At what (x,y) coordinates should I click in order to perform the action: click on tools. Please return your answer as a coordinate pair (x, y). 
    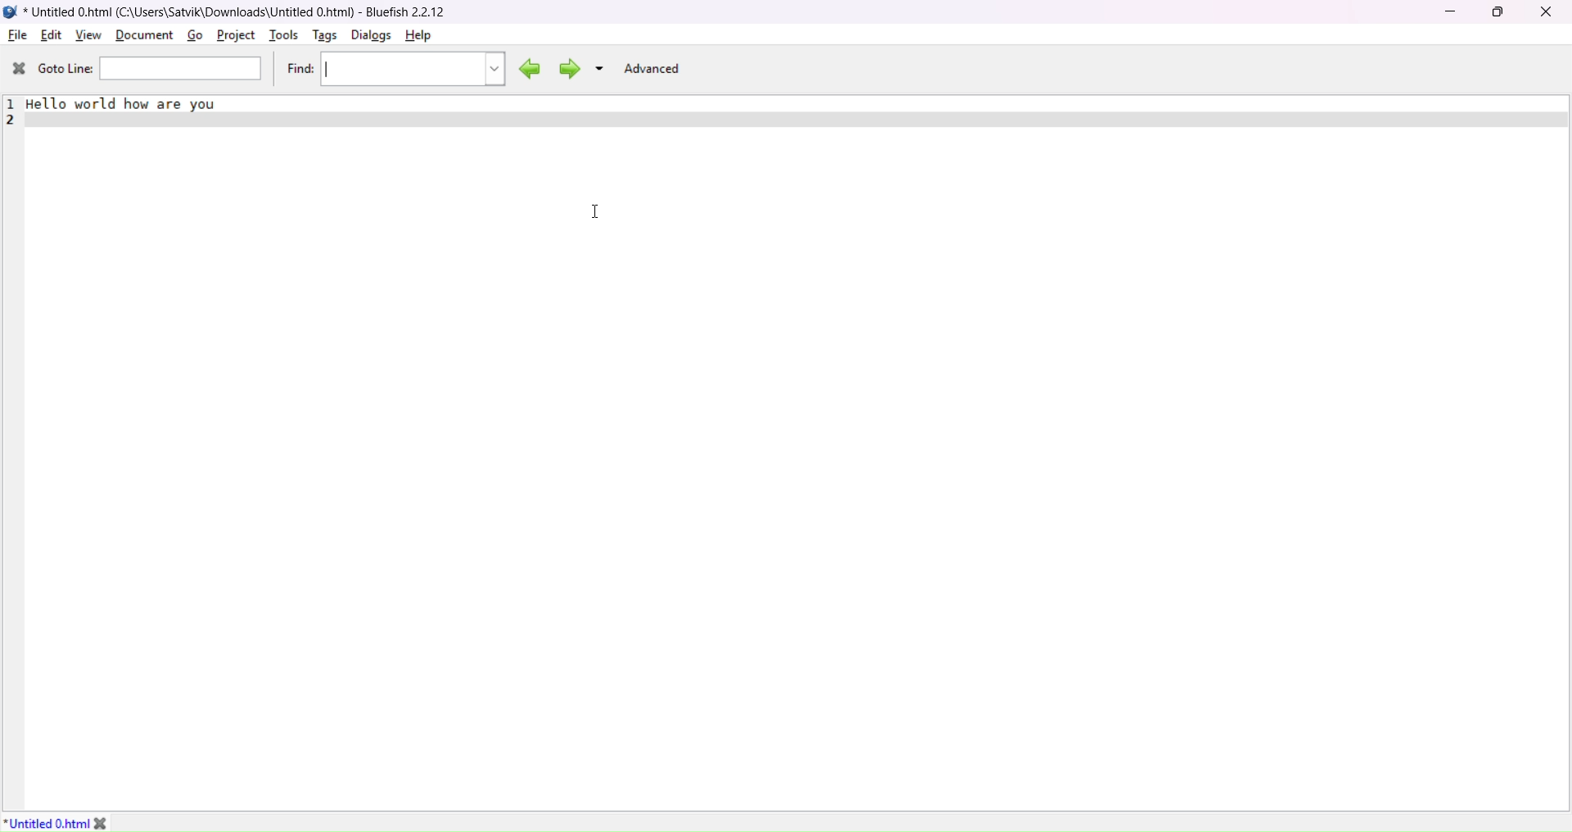
    Looking at the image, I should click on (282, 38).